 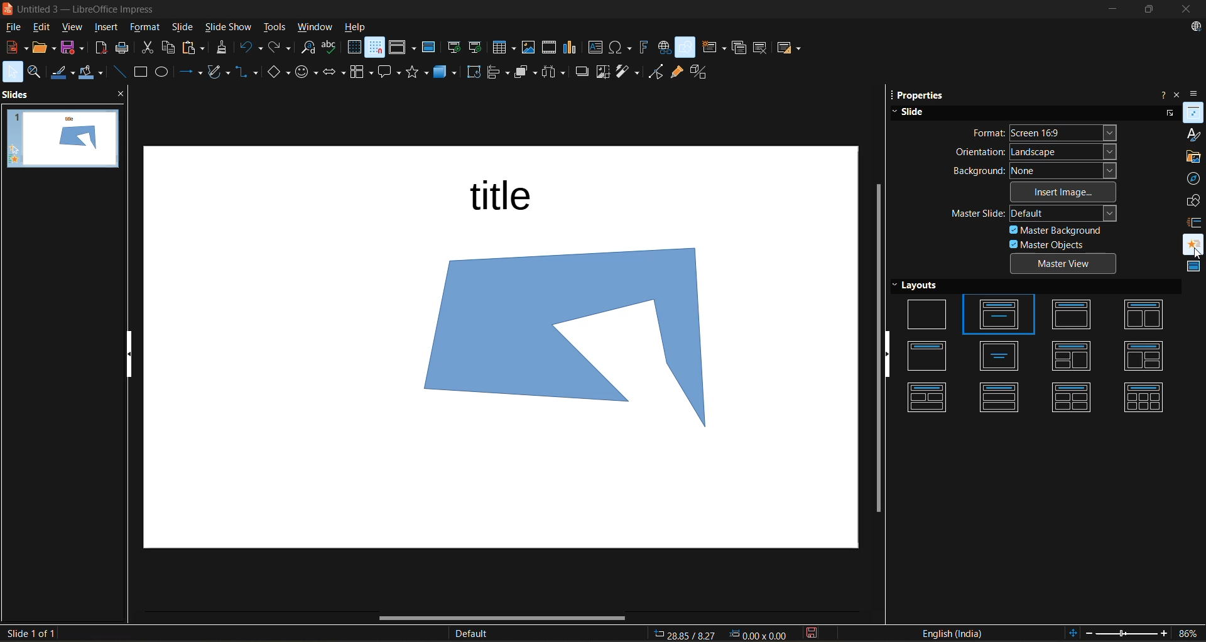 I want to click on slides, so click(x=69, y=138).